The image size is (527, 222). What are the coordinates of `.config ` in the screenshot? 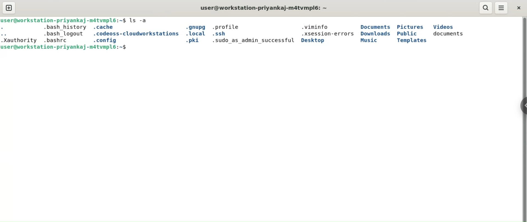 It's located at (108, 41).